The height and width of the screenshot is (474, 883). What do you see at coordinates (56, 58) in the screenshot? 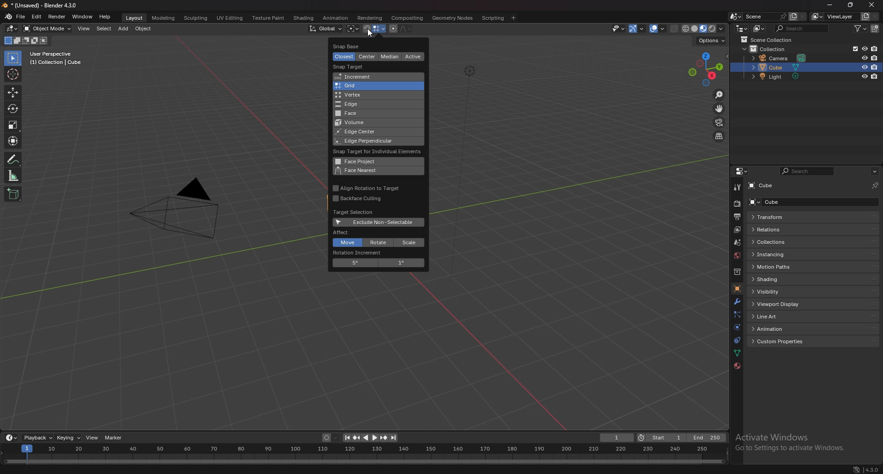
I see `info` at bounding box center [56, 58].